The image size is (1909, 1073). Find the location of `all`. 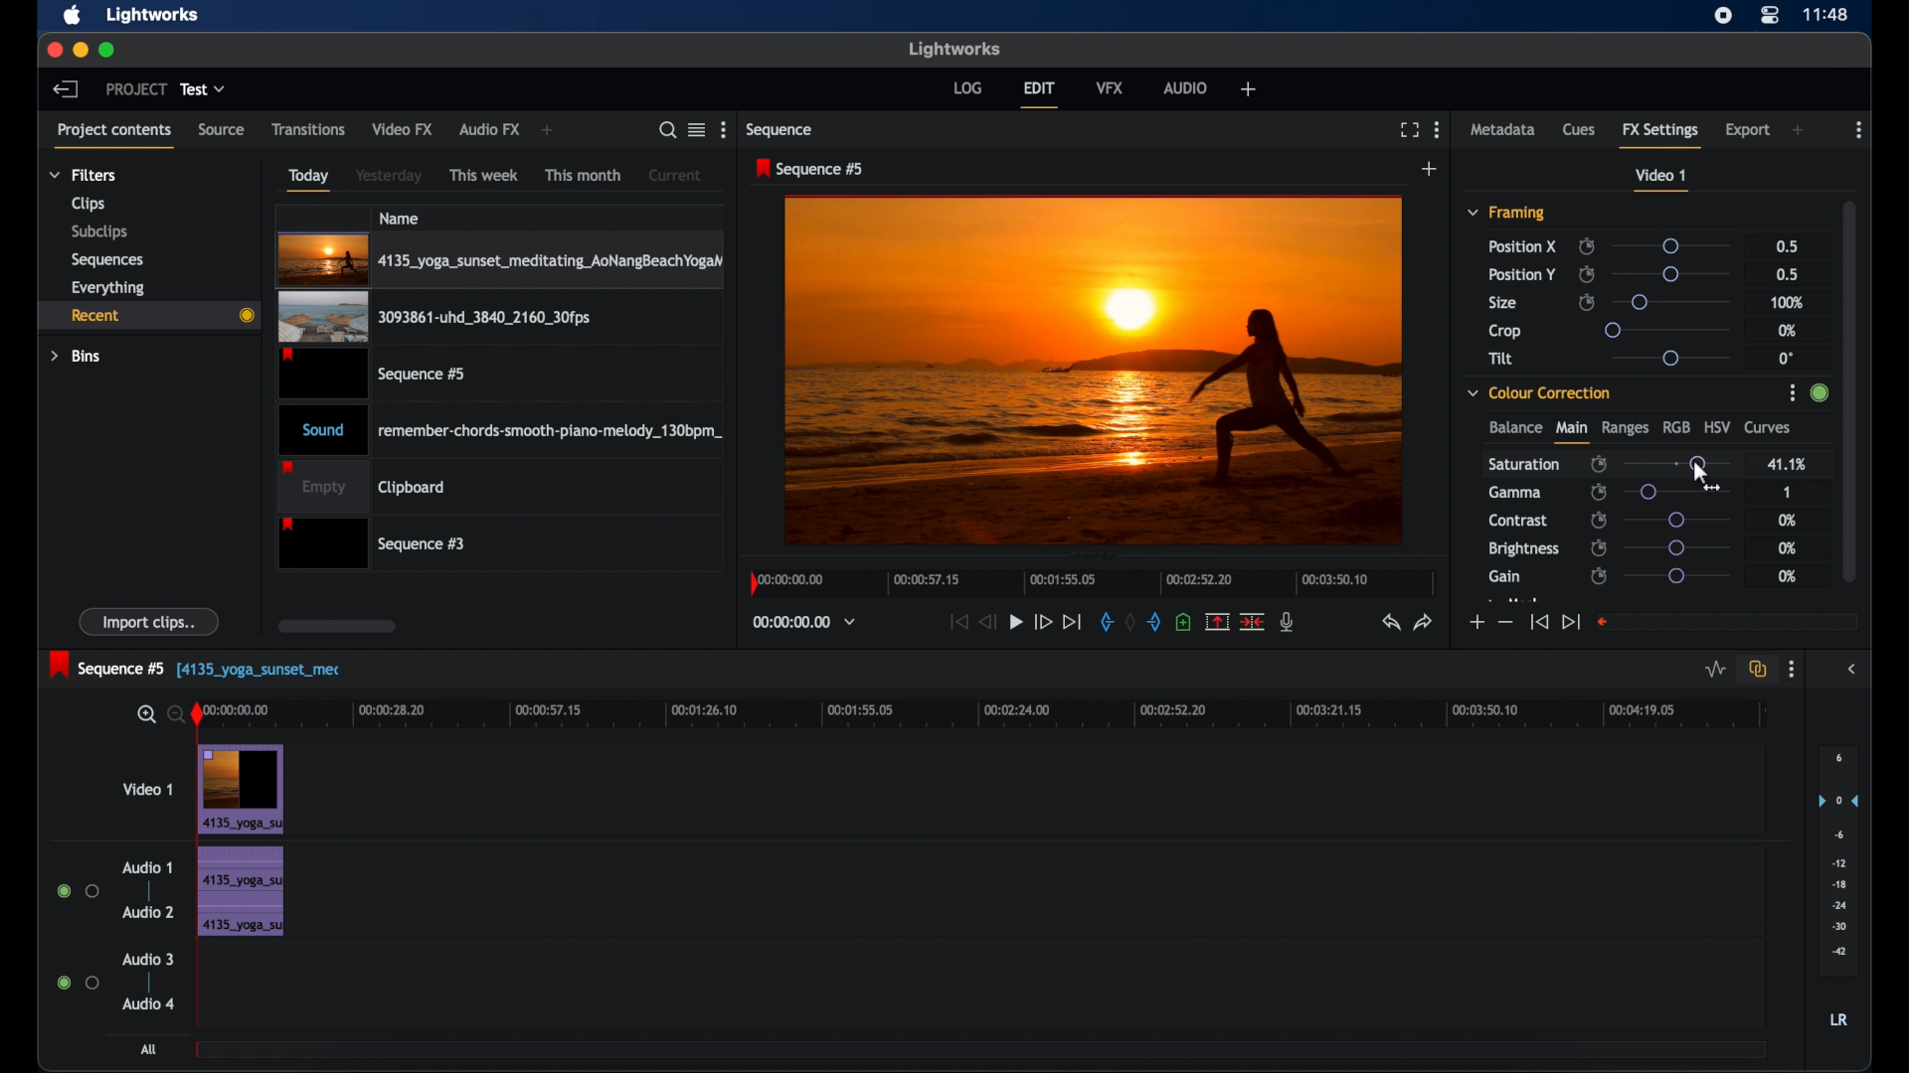

all is located at coordinates (149, 1049).